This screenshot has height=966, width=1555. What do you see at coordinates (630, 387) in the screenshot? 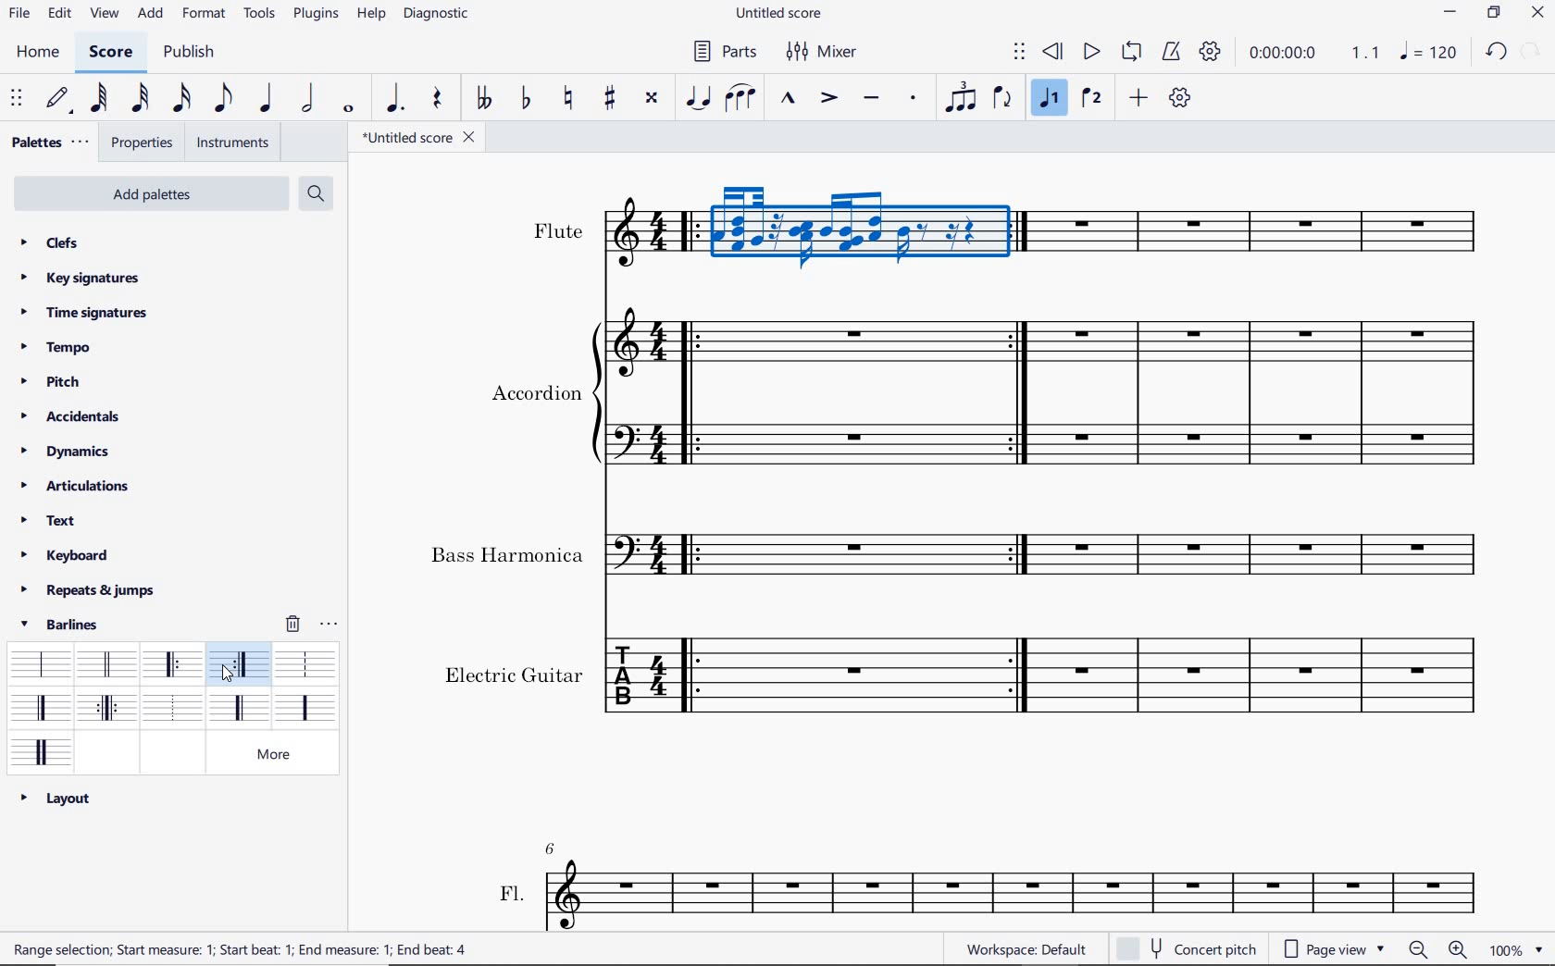
I see `Instrument: Accordion` at bounding box center [630, 387].